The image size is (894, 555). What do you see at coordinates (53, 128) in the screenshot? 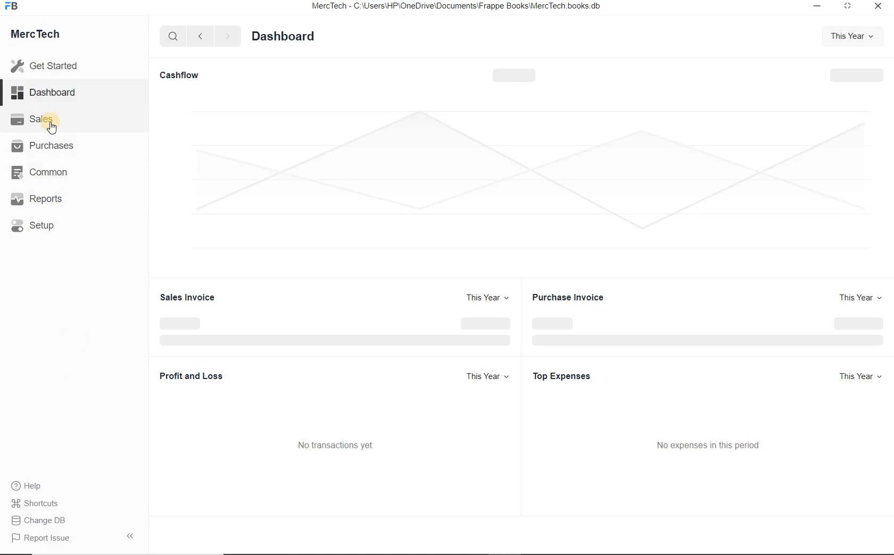
I see `Cursor` at bounding box center [53, 128].